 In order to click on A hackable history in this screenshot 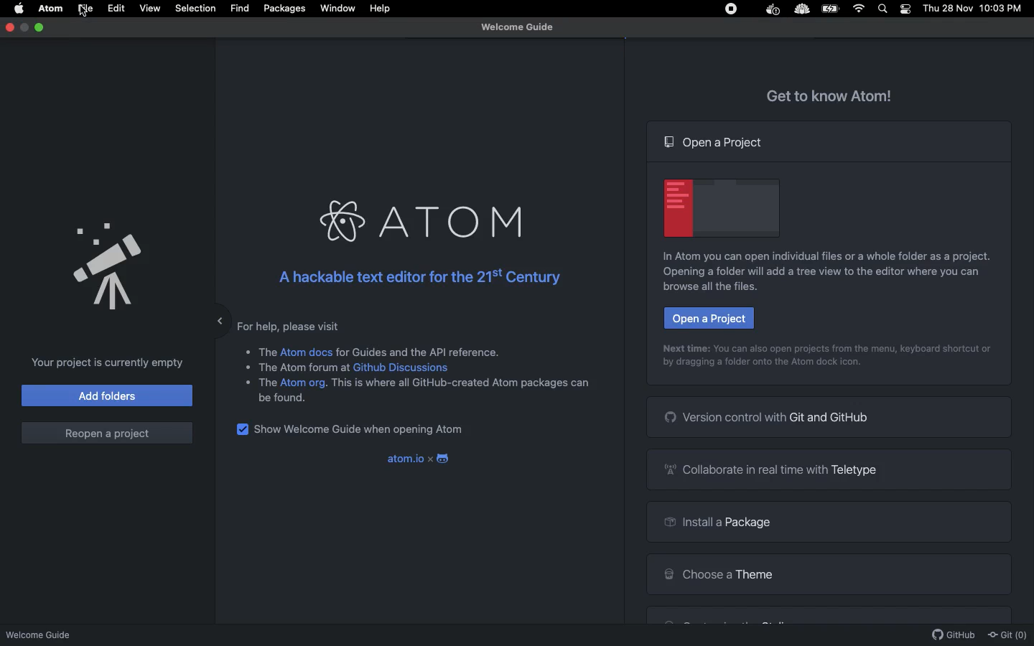, I will do `click(415, 277)`.